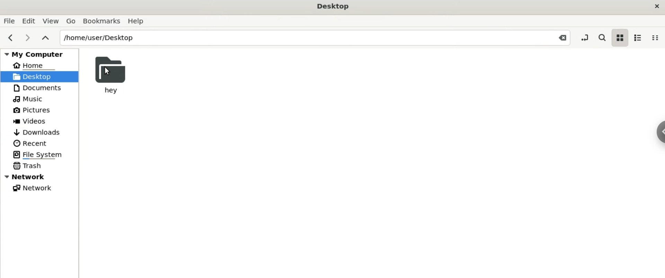  What do you see at coordinates (32, 188) in the screenshot?
I see `network` at bounding box center [32, 188].